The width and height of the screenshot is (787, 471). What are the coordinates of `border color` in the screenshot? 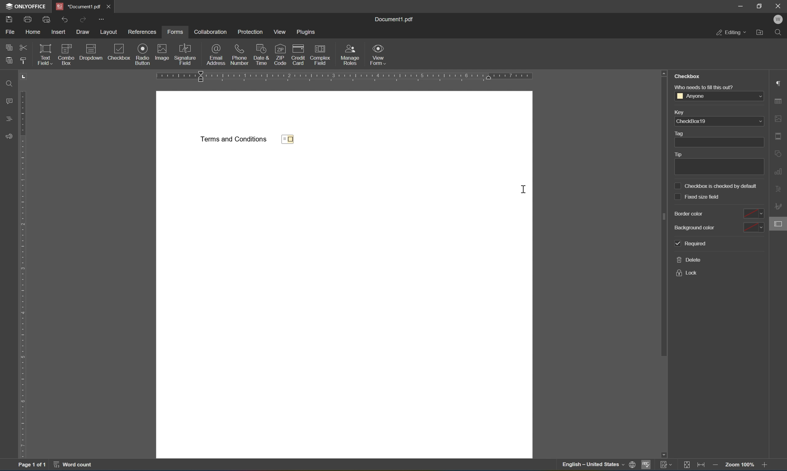 It's located at (717, 214).